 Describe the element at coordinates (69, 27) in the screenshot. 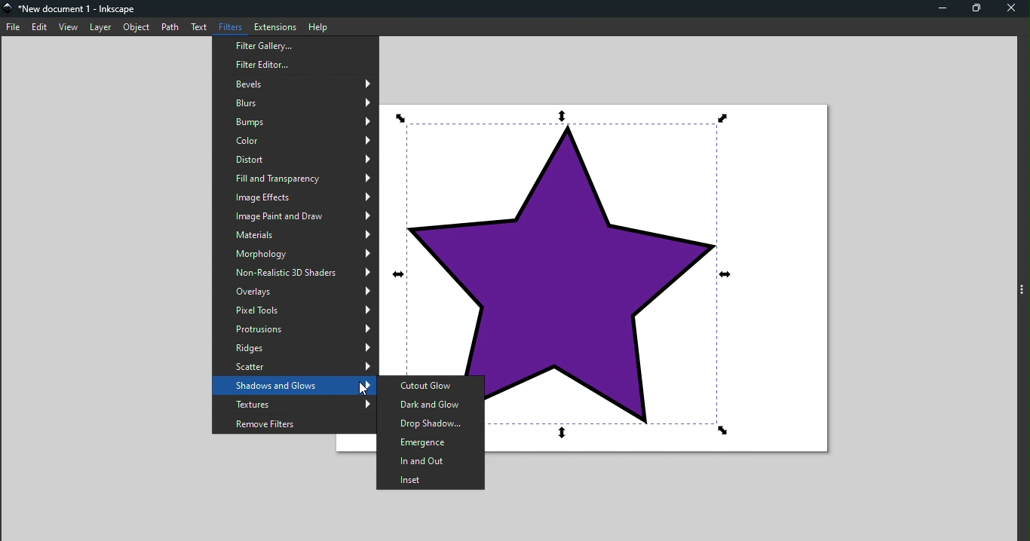

I see `view` at that location.